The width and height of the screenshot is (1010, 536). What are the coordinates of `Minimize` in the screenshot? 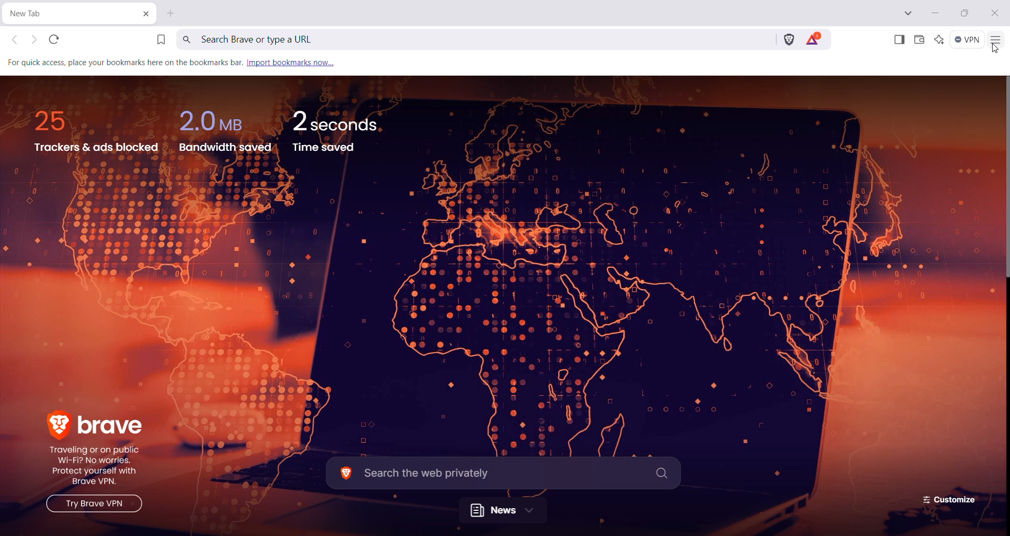 It's located at (935, 13).